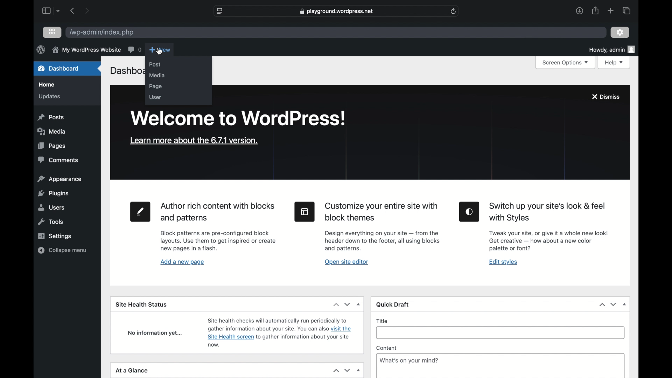 Image resolution: width=672 pixels, height=378 pixels. I want to click on comments, so click(59, 160).